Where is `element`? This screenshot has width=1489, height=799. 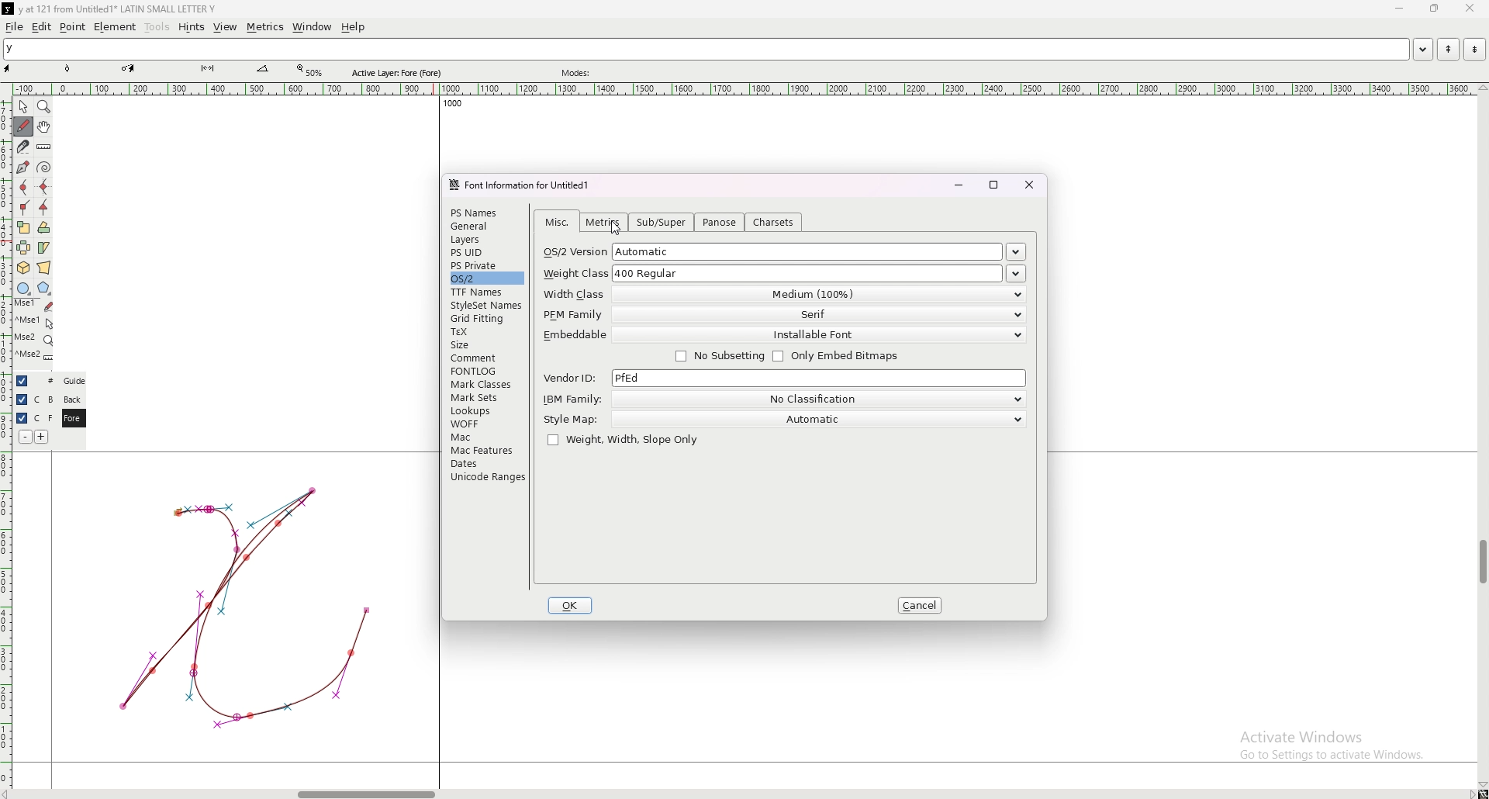
element is located at coordinates (115, 26).